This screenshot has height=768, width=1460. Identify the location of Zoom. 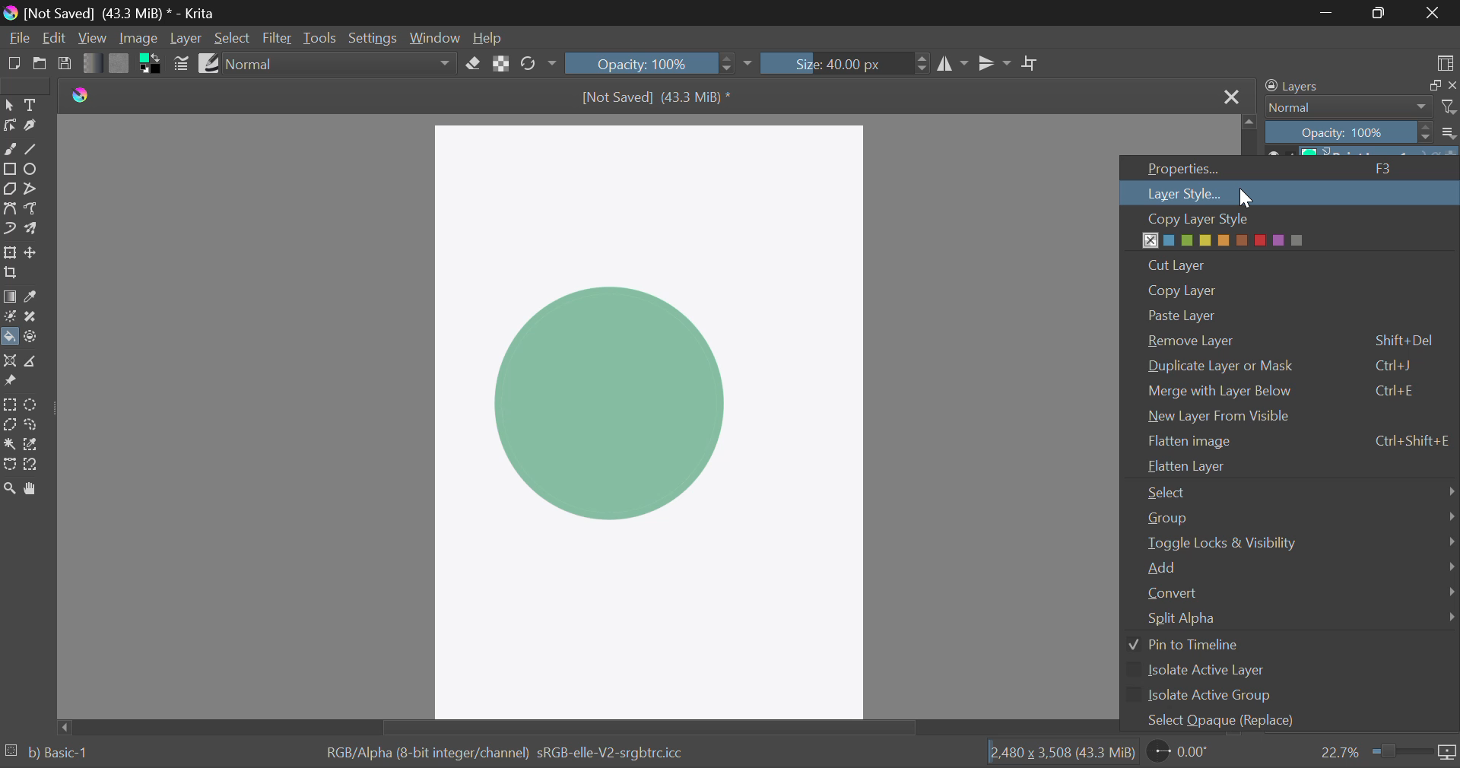
(10, 487).